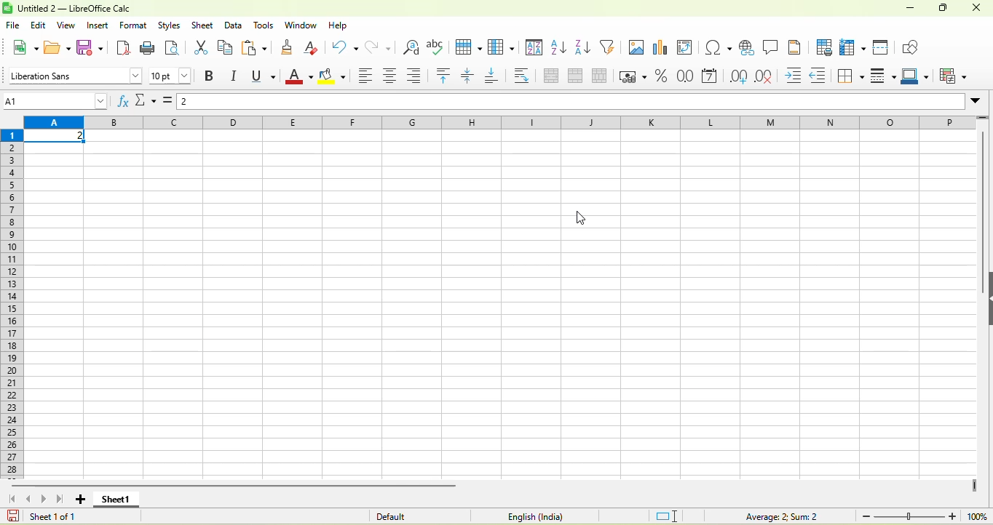 This screenshot has height=525, width=993. What do you see at coordinates (981, 102) in the screenshot?
I see `expand formula bar` at bounding box center [981, 102].